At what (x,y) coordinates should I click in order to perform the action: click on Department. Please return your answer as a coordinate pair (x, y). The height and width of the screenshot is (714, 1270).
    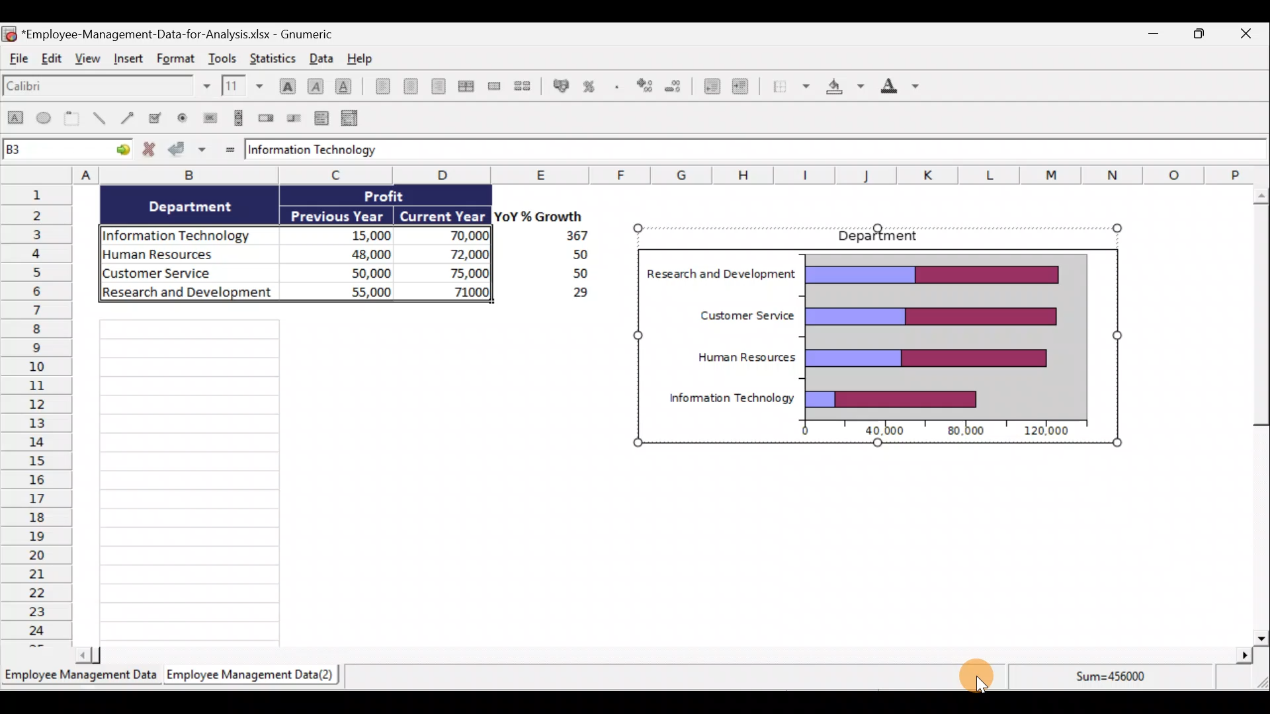
    Looking at the image, I should click on (199, 206).